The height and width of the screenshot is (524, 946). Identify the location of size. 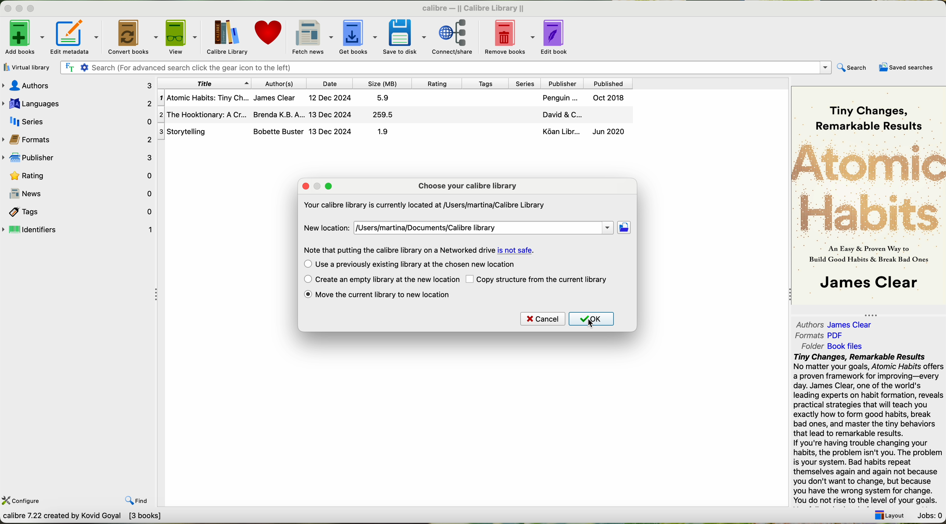
(383, 84).